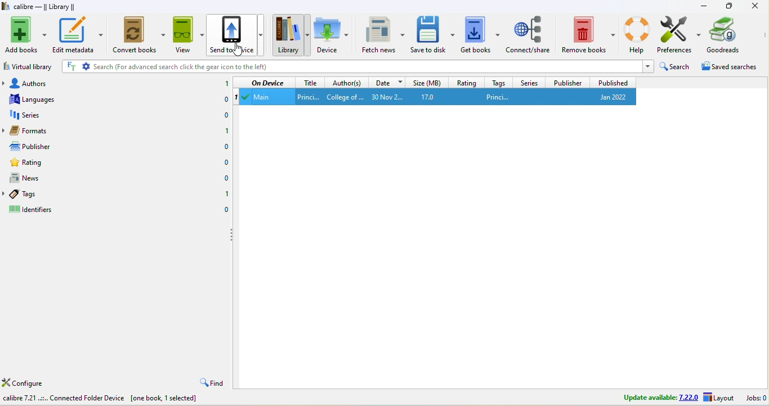  I want to click on 1, so click(221, 132).